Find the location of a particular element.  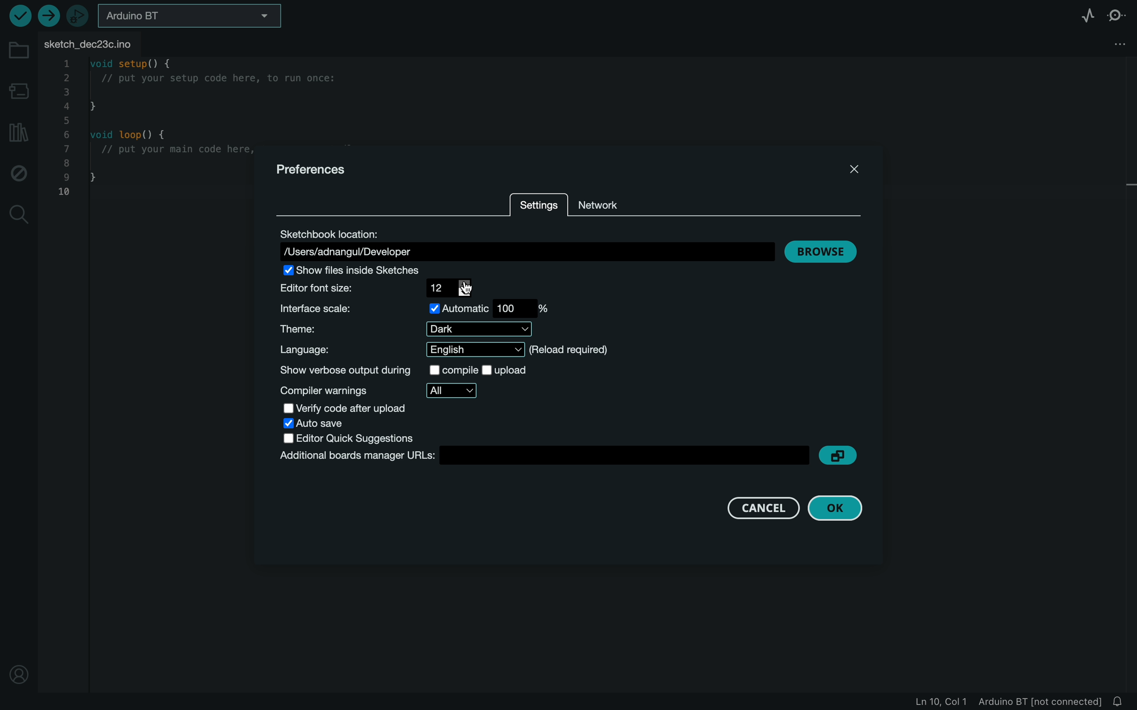

verify is located at coordinates (20, 16).